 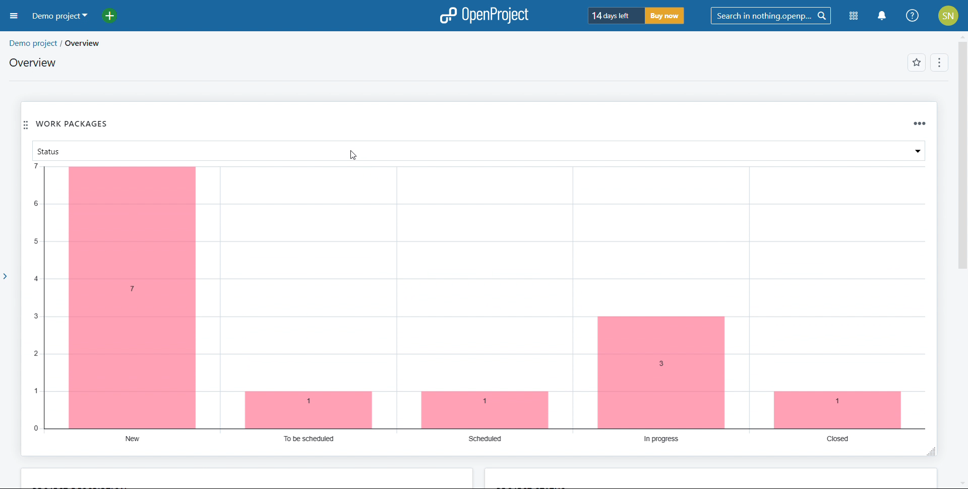 What do you see at coordinates (484, 15) in the screenshot?
I see `logo` at bounding box center [484, 15].